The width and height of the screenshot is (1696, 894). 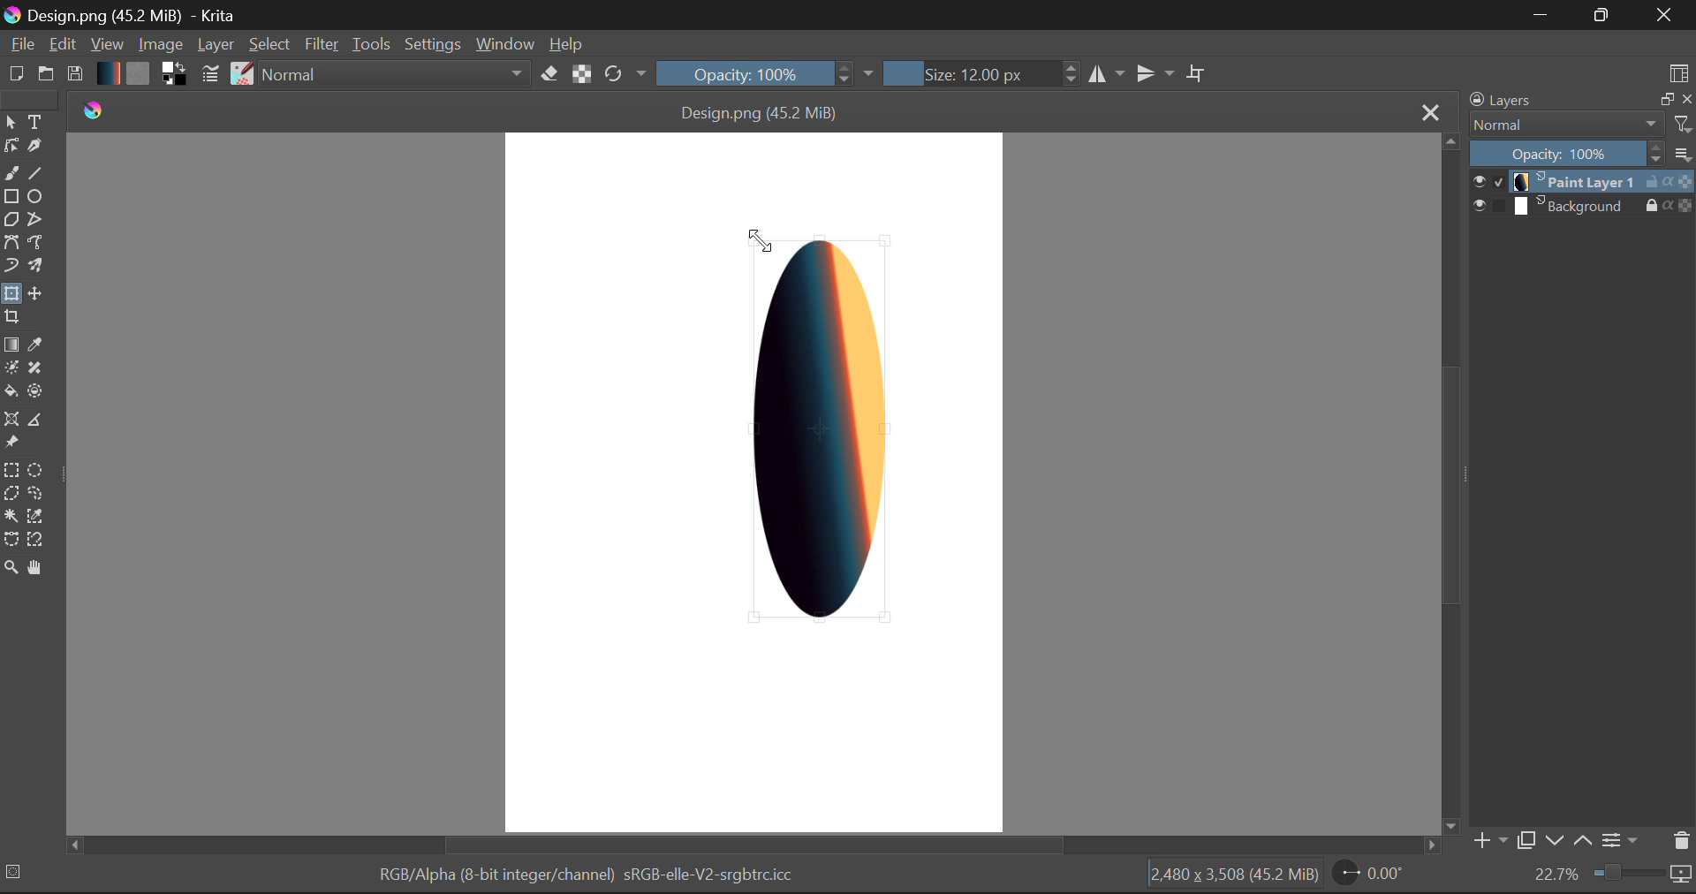 I want to click on Continuous Selection, so click(x=11, y=518).